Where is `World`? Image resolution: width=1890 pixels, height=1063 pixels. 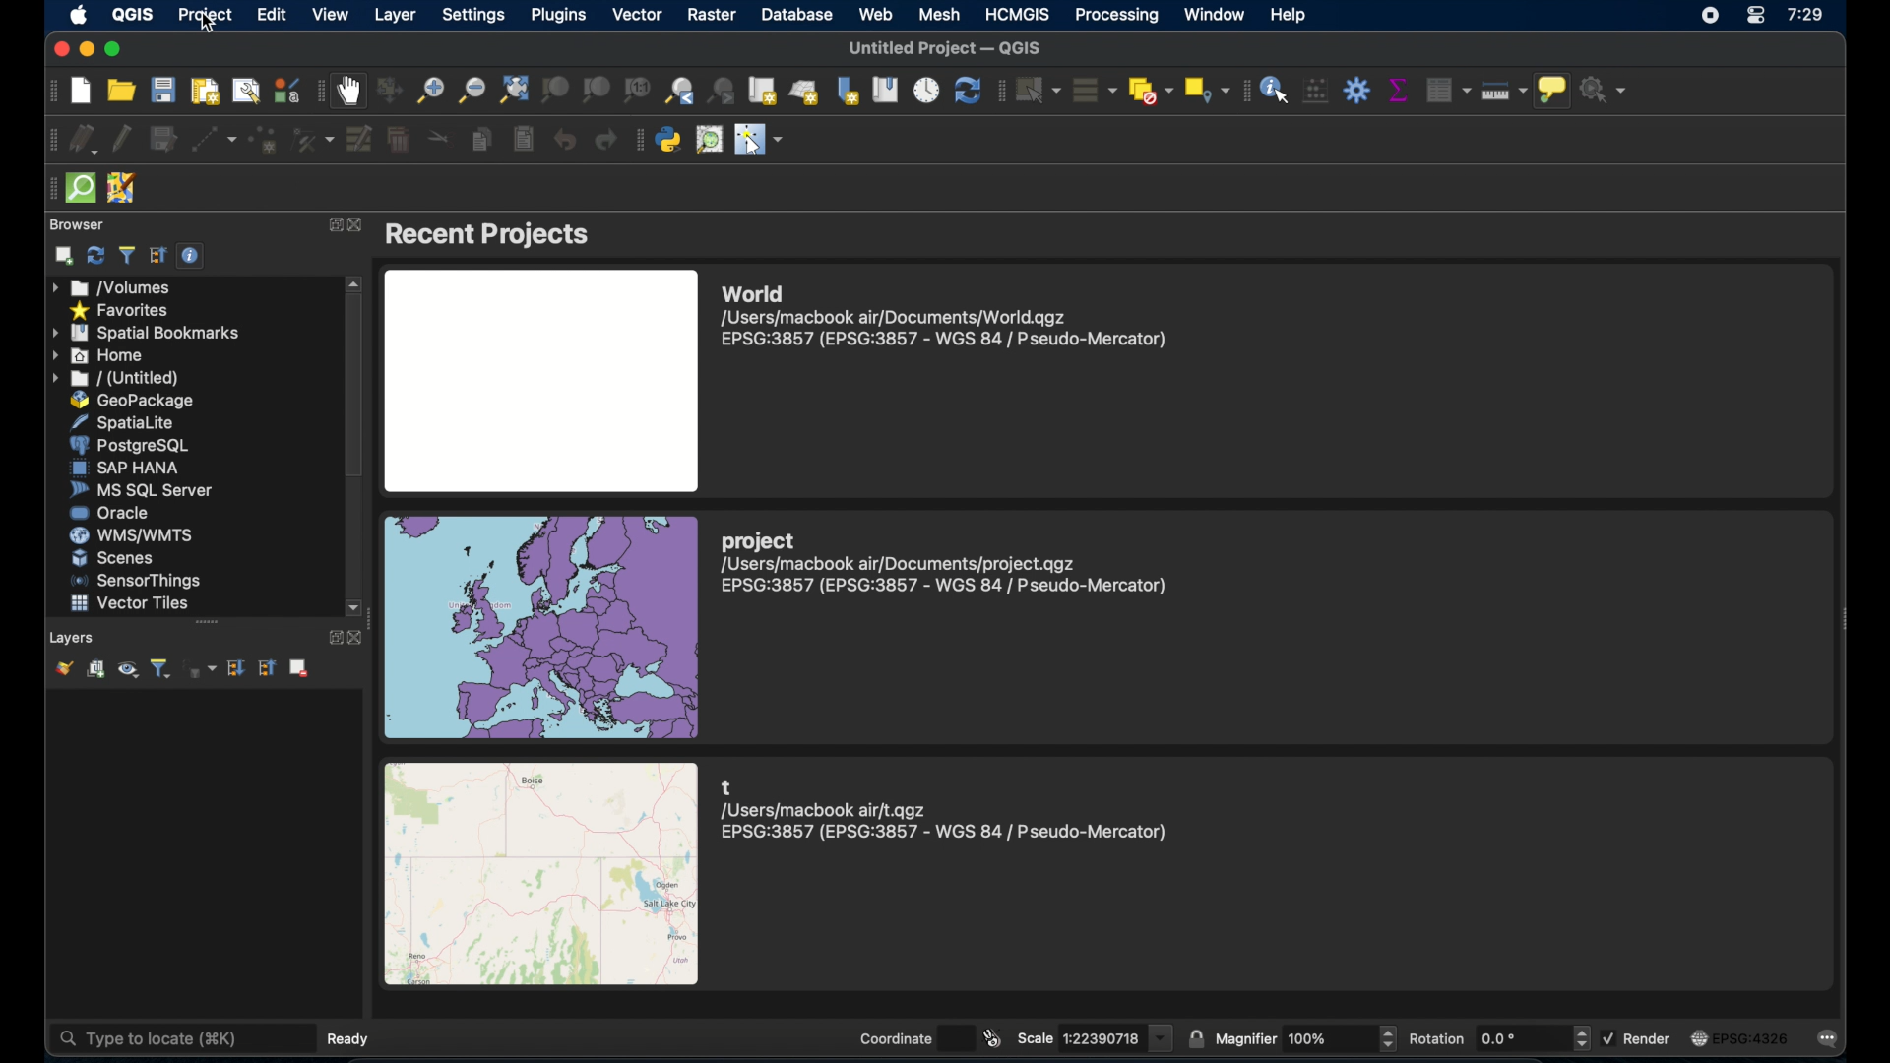 World is located at coordinates (754, 294).